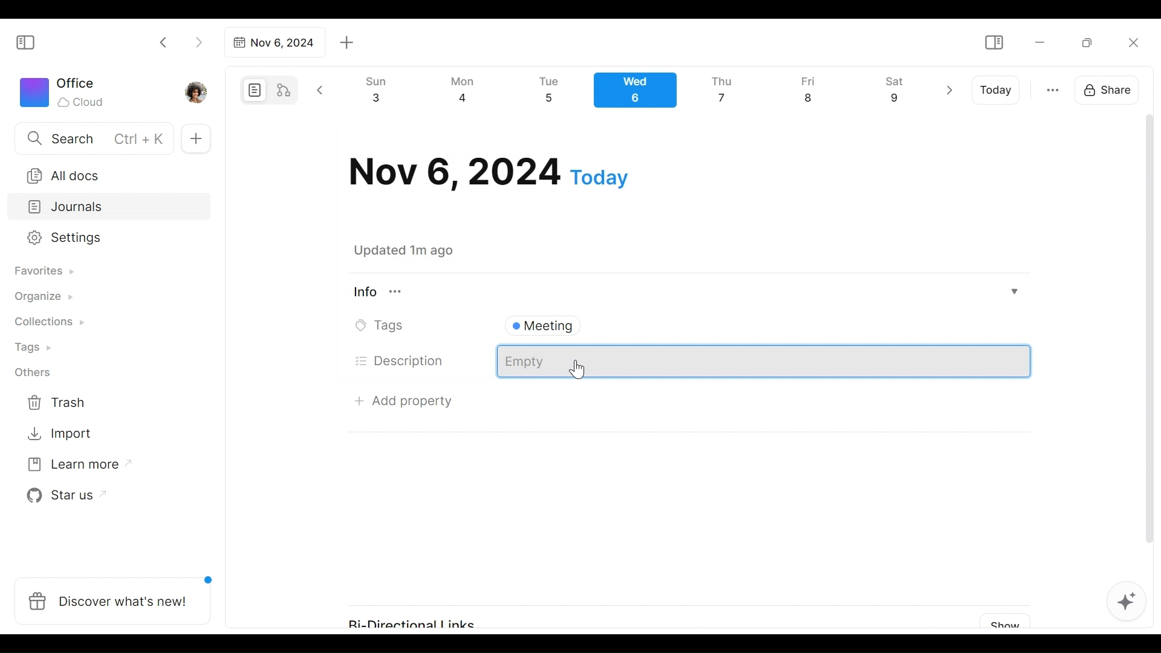 This screenshot has width=1161, height=653. Describe the element at coordinates (117, 594) in the screenshot. I see `Discover what's new` at that location.